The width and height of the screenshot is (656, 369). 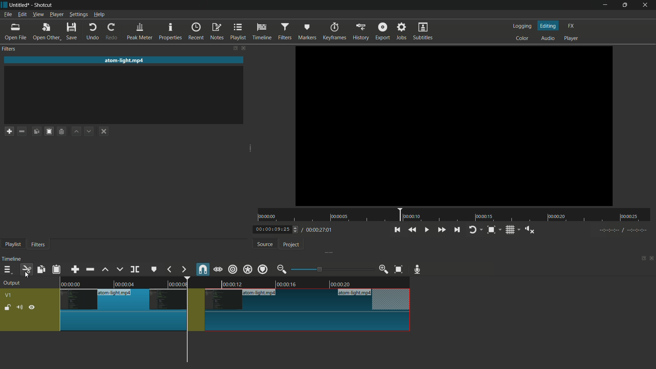 I want to click on move filter down, so click(x=91, y=131).